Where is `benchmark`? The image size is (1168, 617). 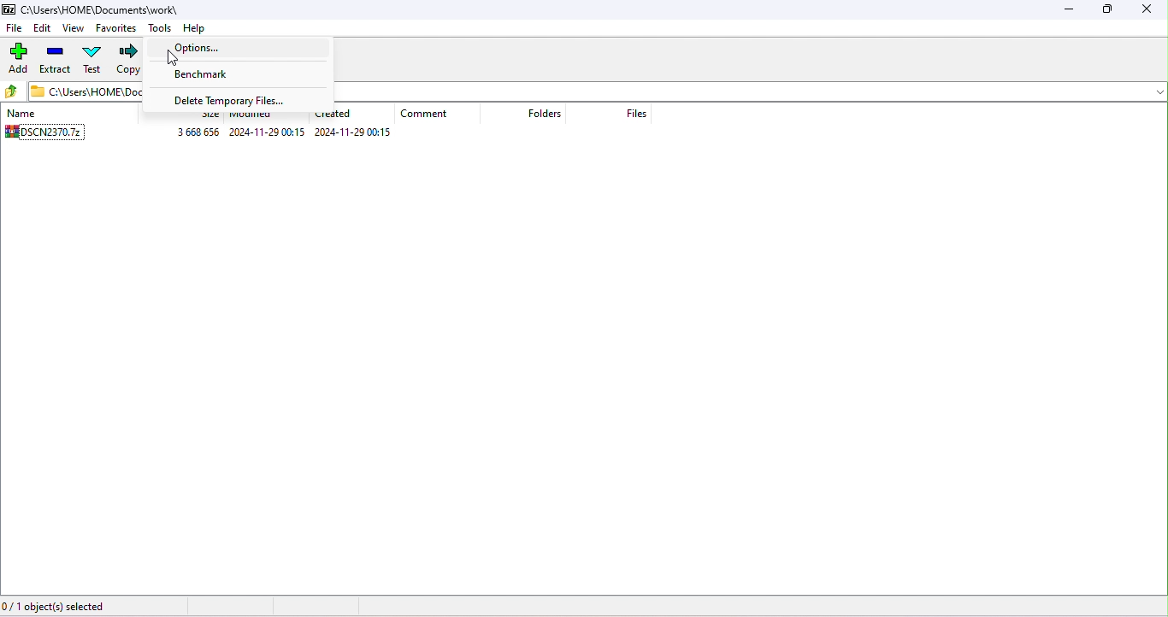 benchmark is located at coordinates (220, 75).